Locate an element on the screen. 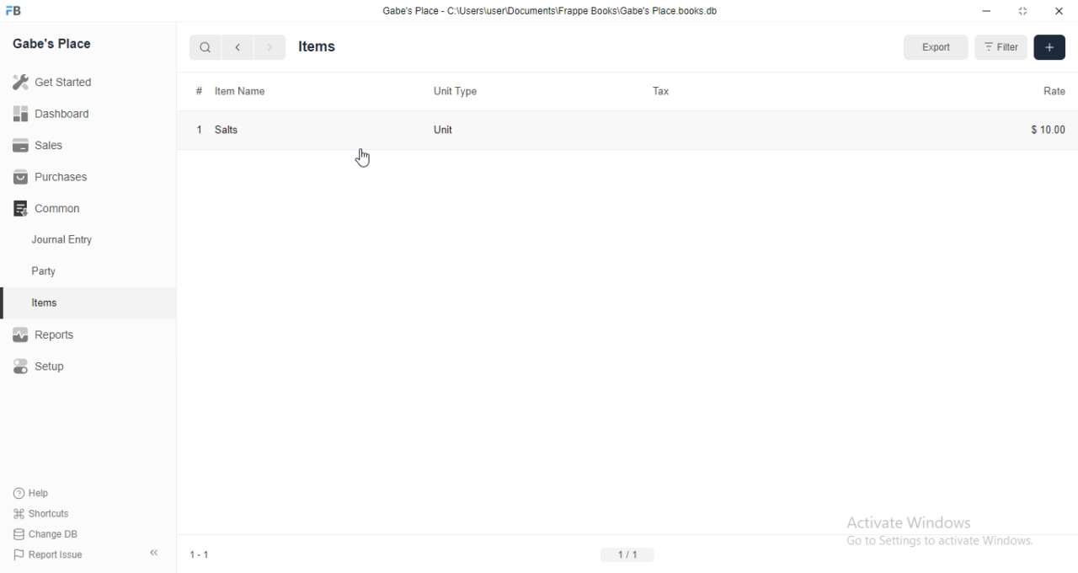 This screenshot has height=573, width=1078. previous is located at coordinates (236, 47).